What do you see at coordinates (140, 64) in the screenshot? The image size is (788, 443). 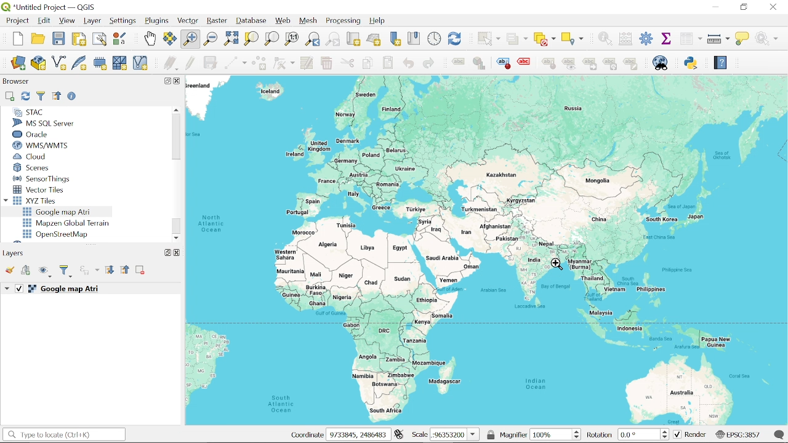 I see `New virtual layer` at bounding box center [140, 64].